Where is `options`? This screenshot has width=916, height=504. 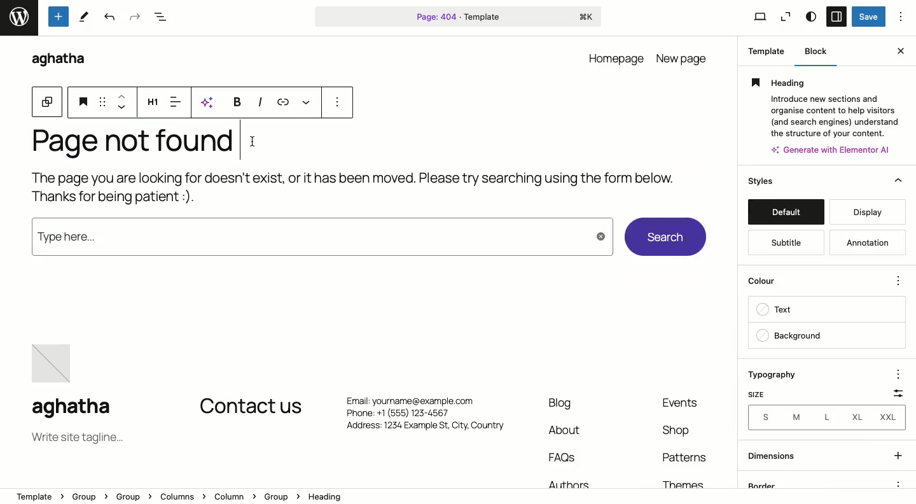 options is located at coordinates (898, 484).